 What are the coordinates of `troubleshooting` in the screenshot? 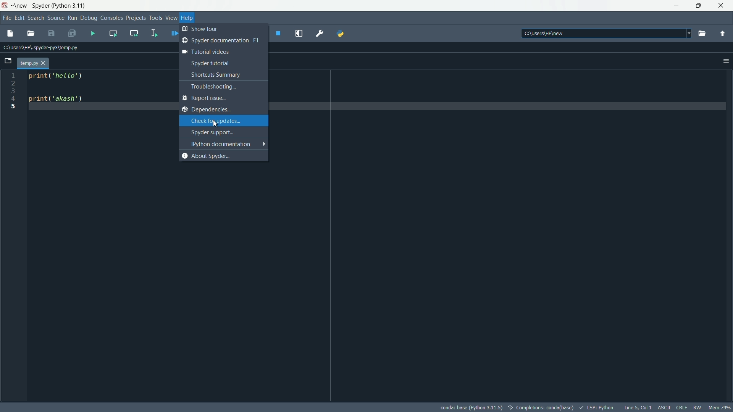 It's located at (221, 87).